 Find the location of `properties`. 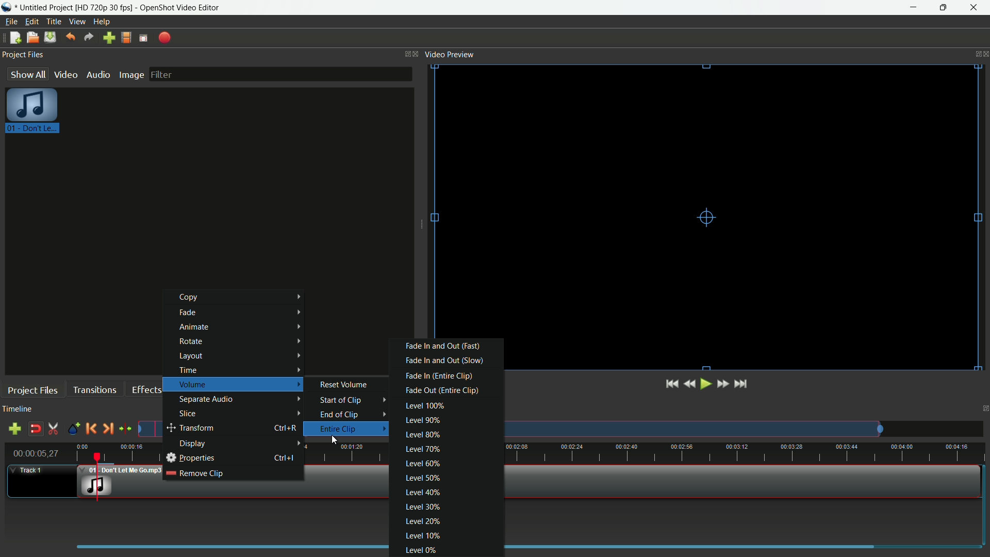

properties is located at coordinates (190, 458).